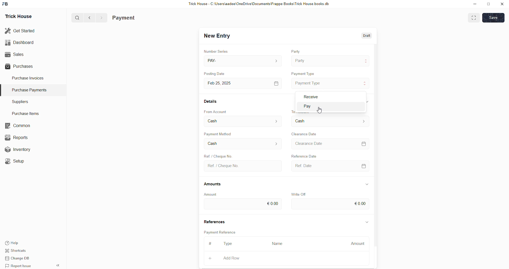 This screenshot has width=509, height=269. What do you see at coordinates (216, 222) in the screenshot?
I see `References` at bounding box center [216, 222].